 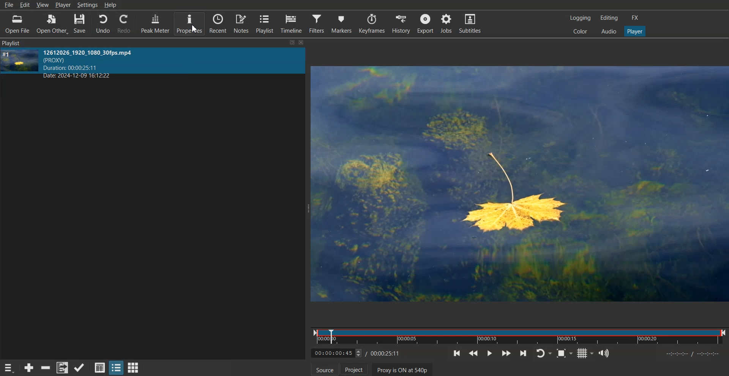 I want to click on Recent, so click(x=218, y=24).